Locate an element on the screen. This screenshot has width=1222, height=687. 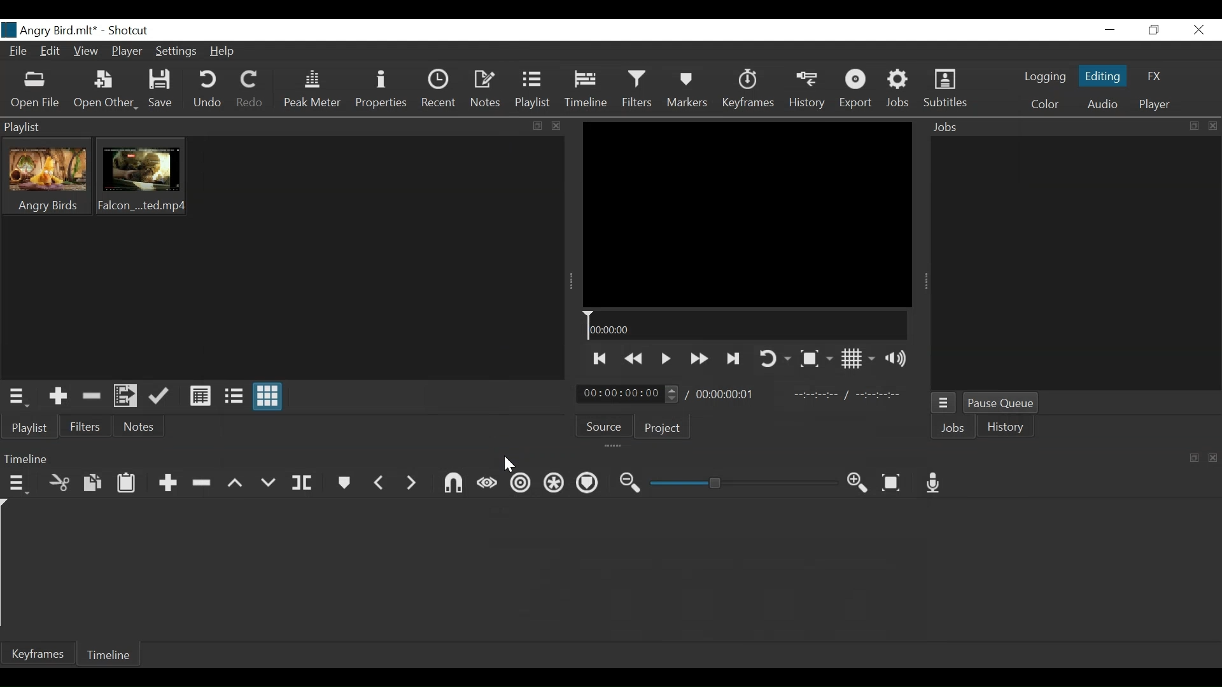
Ripple Delete is located at coordinates (204, 485).